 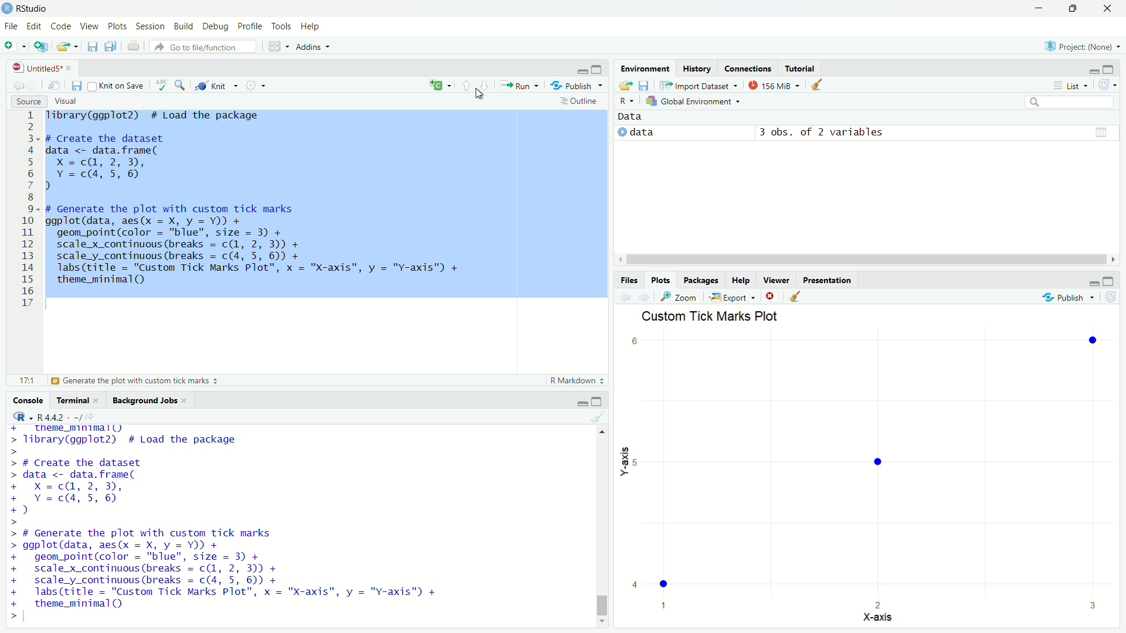 I want to click on custom tick marks plot, so click(x=719, y=316).